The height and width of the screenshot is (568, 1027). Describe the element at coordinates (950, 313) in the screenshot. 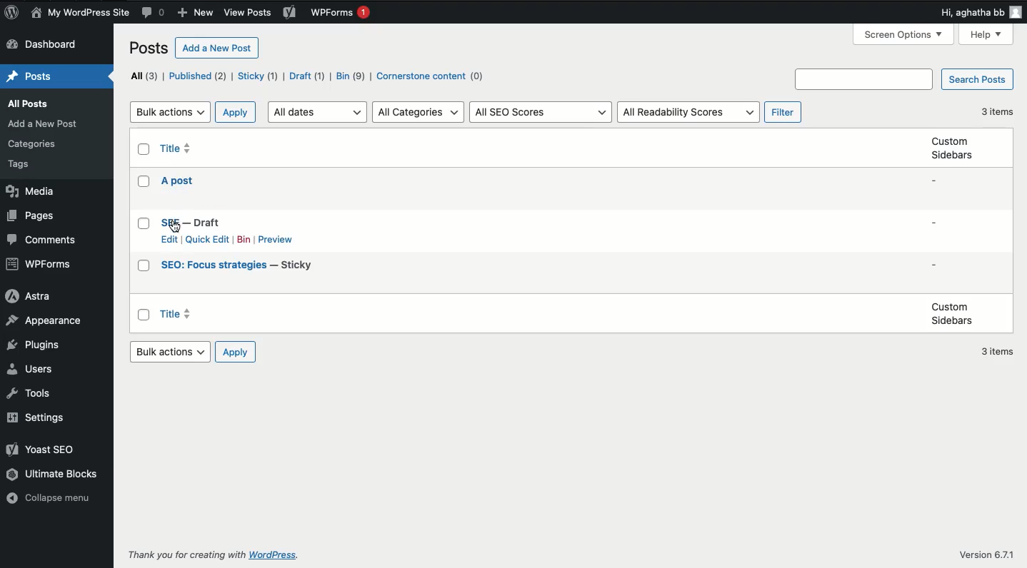

I see `Custom sidebars ` at that location.